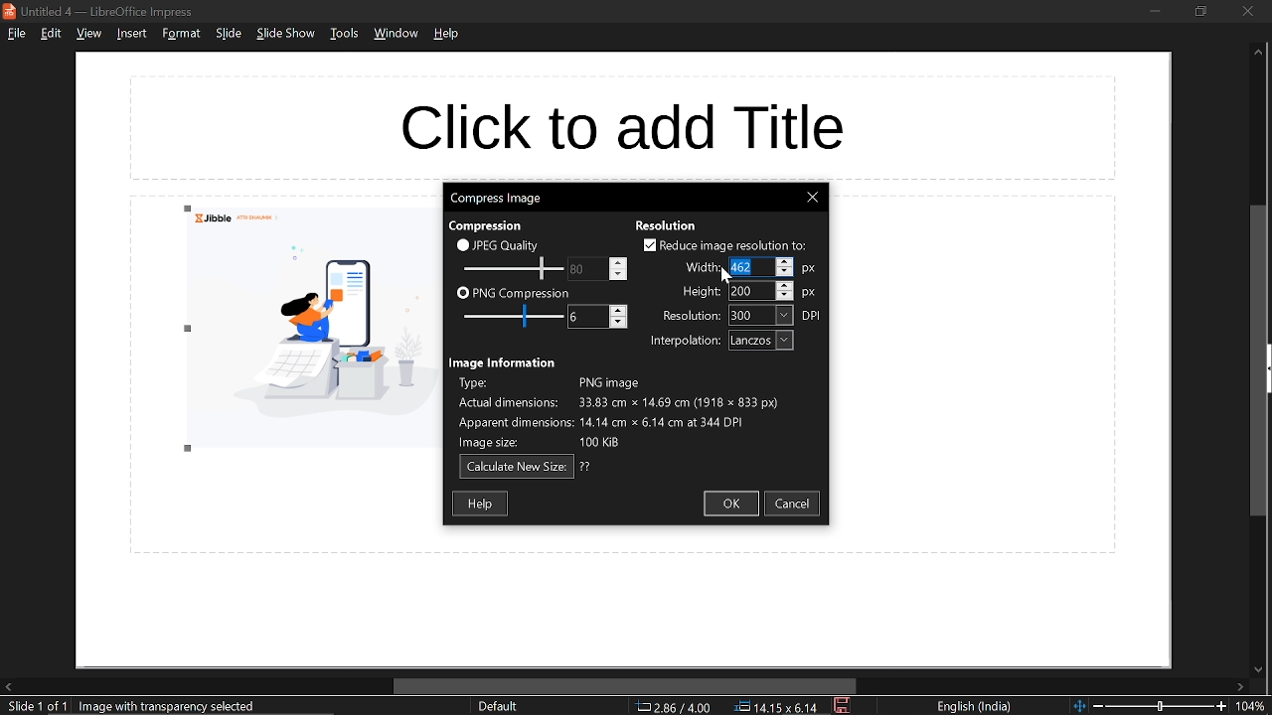 The width and height of the screenshot is (1272, 715). What do you see at coordinates (173, 706) in the screenshot?
I see `image with transparency selected` at bounding box center [173, 706].